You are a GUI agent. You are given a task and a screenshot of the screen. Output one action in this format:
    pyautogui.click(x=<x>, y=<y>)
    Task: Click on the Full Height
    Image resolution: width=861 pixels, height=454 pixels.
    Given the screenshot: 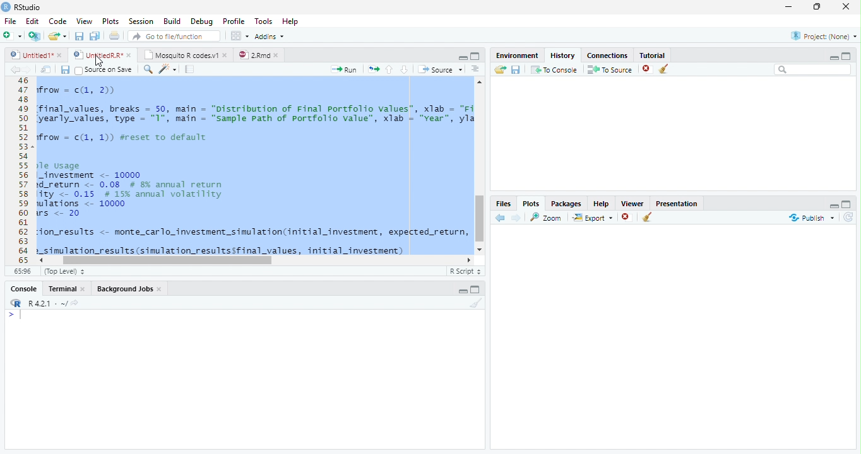 What is the action you would take?
    pyautogui.click(x=847, y=55)
    